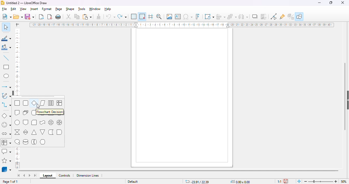 The image size is (349, 184). I want to click on scroll to next sheet, so click(30, 176).